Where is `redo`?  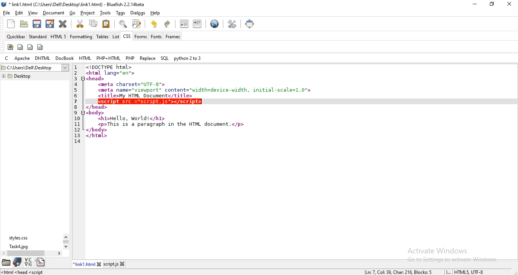
redo is located at coordinates (167, 24).